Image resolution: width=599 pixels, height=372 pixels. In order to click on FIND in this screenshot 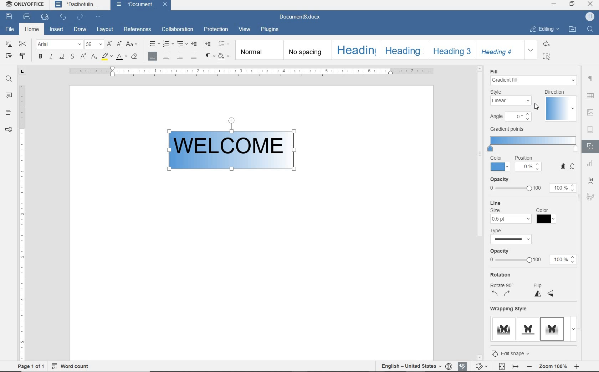, I will do `click(590, 30)`.